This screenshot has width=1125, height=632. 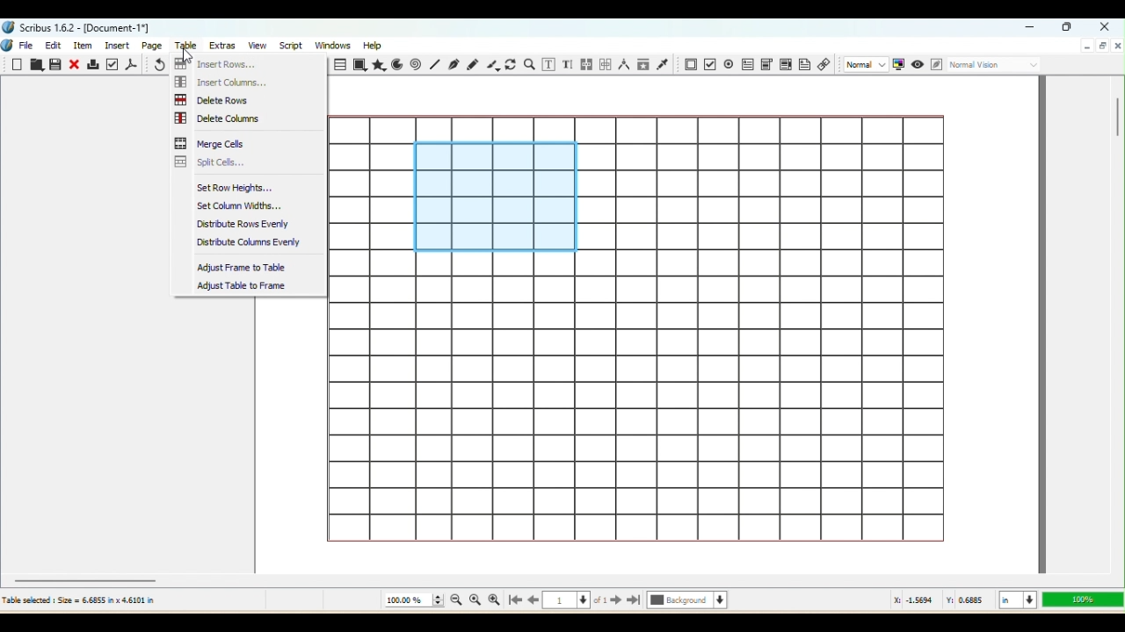 What do you see at coordinates (917, 63) in the screenshot?
I see `Preview mode` at bounding box center [917, 63].